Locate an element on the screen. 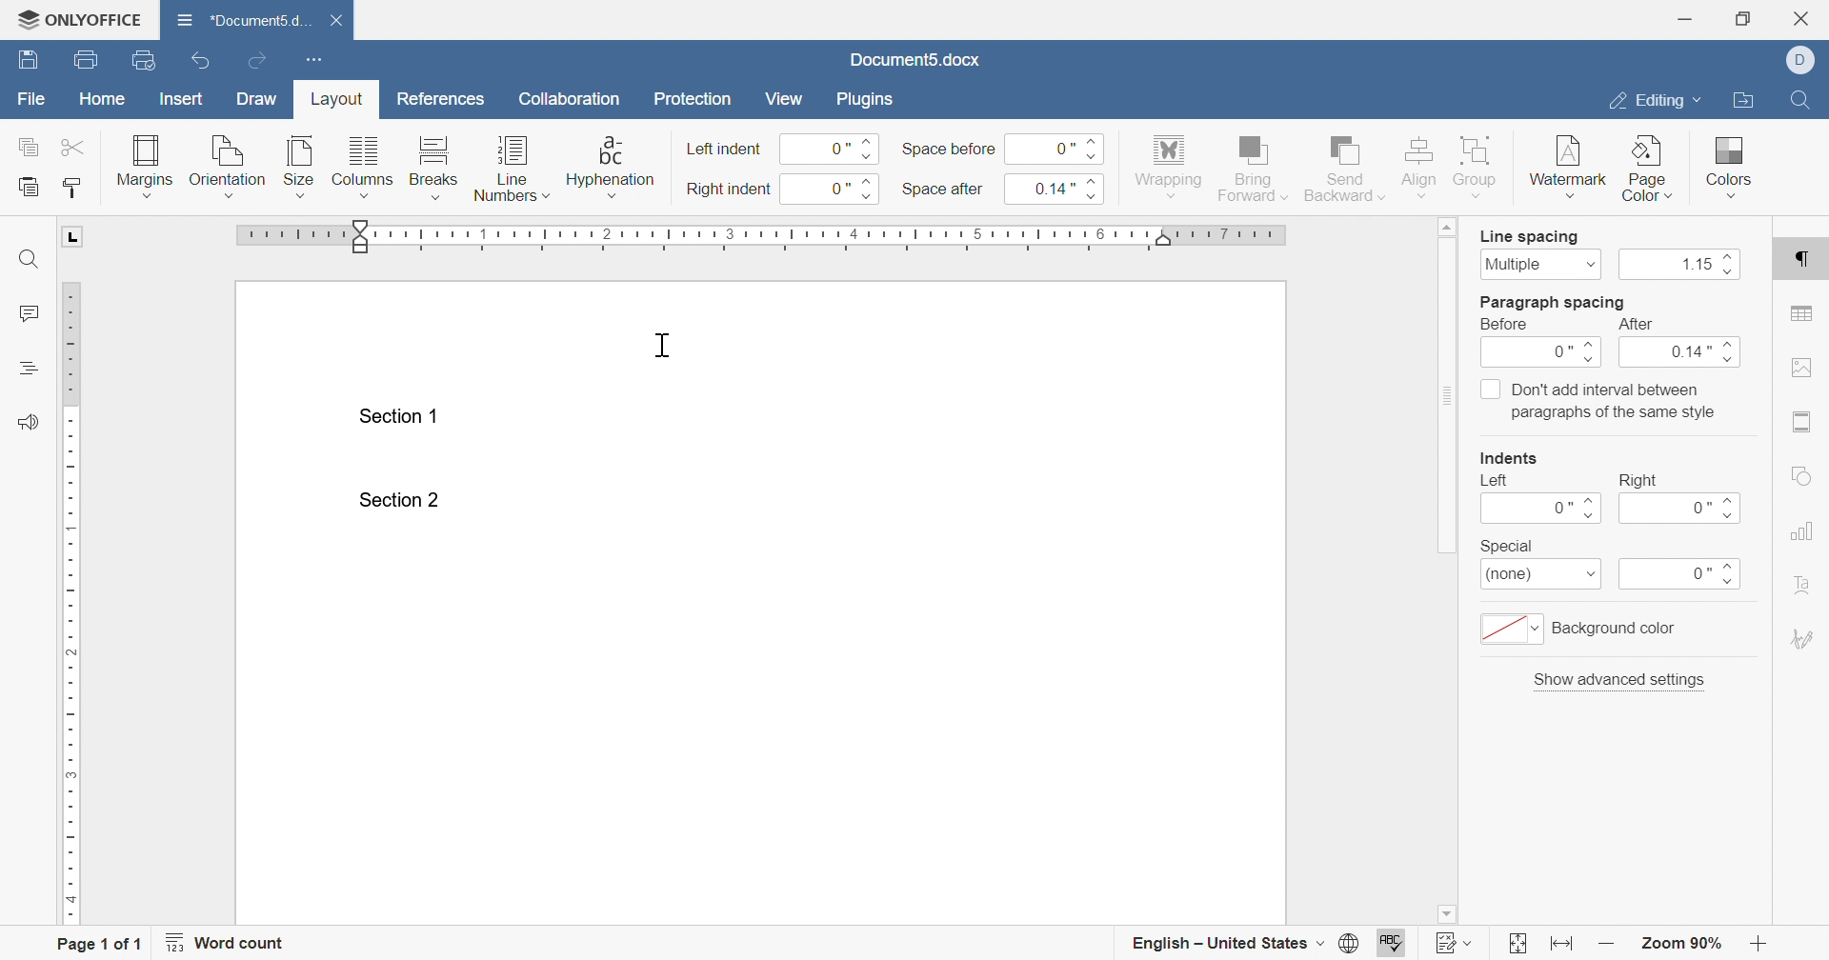 The image size is (1829, 960). ruler is located at coordinates (759, 239).